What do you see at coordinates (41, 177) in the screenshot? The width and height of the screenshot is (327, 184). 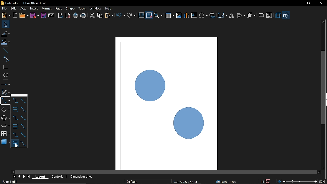 I see `Layout` at bounding box center [41, 177].